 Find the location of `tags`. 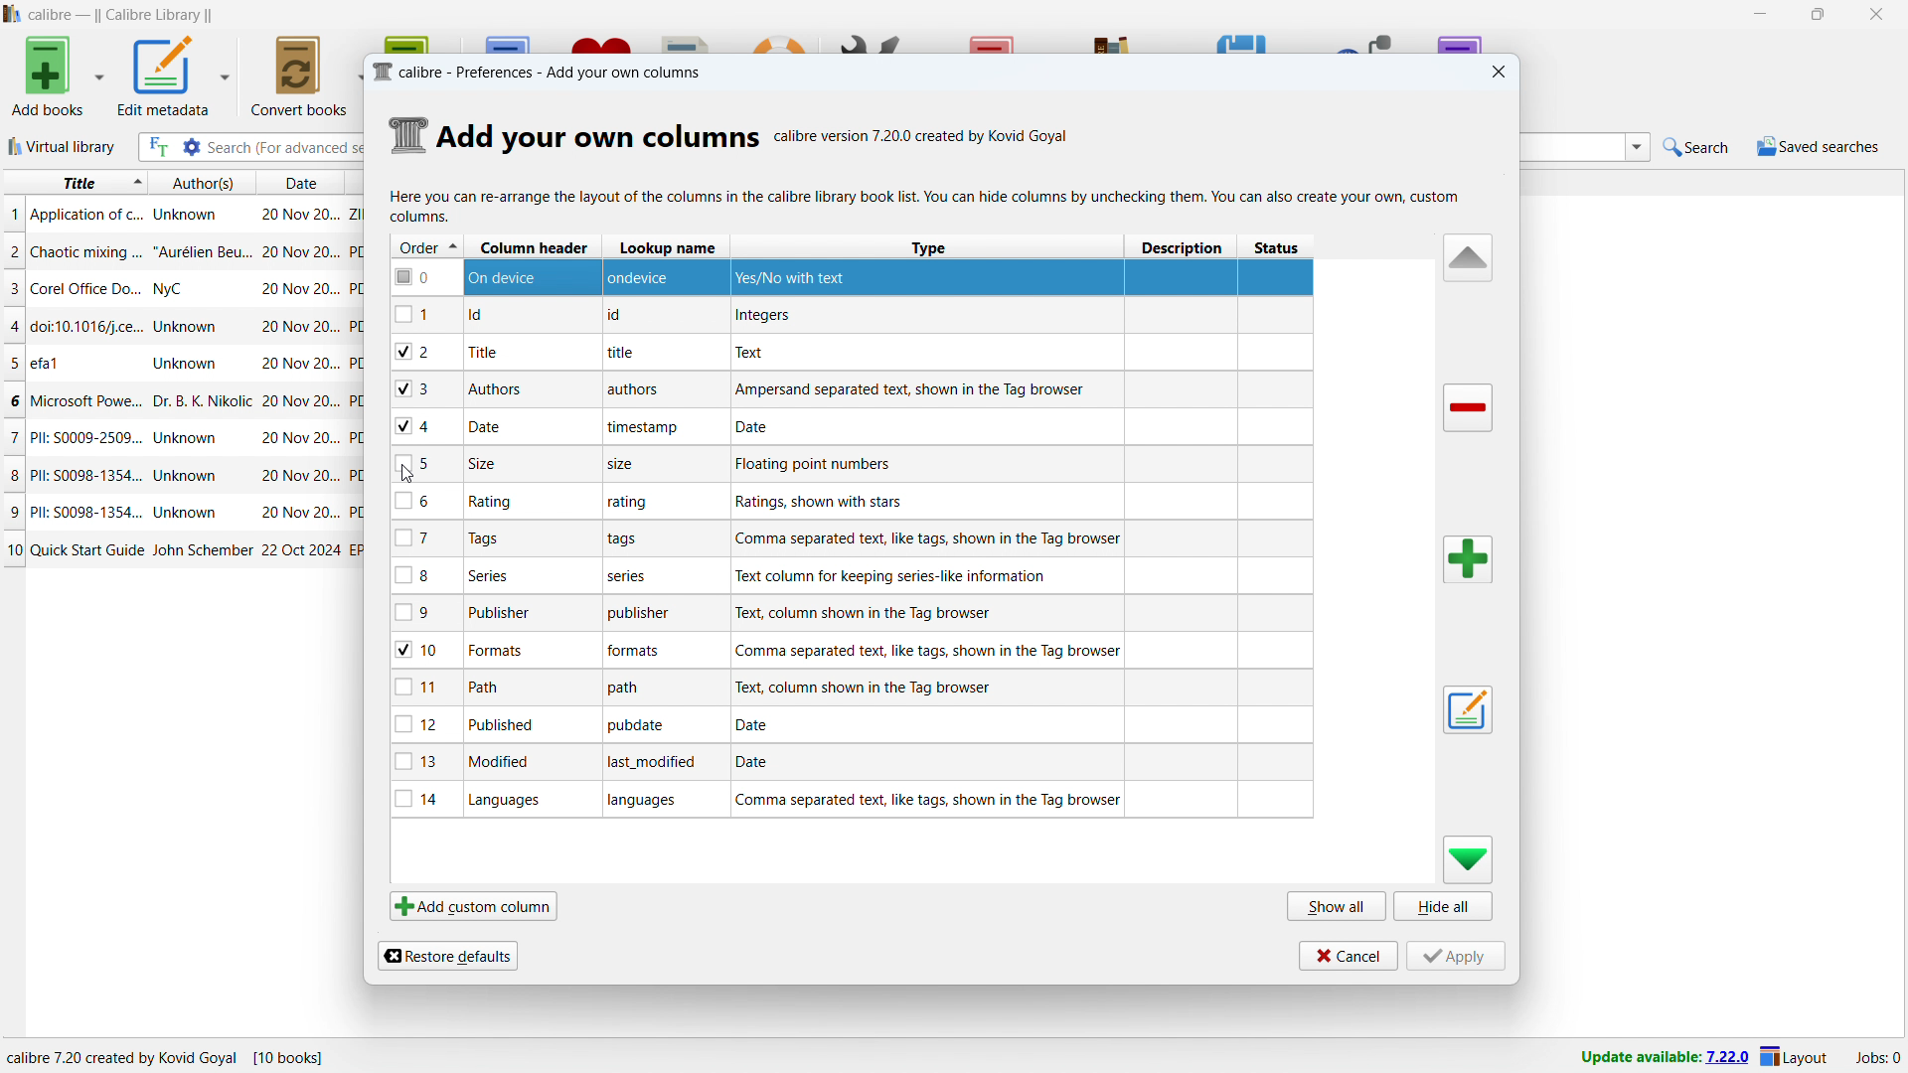

tags is located at coordinates (517, 541).